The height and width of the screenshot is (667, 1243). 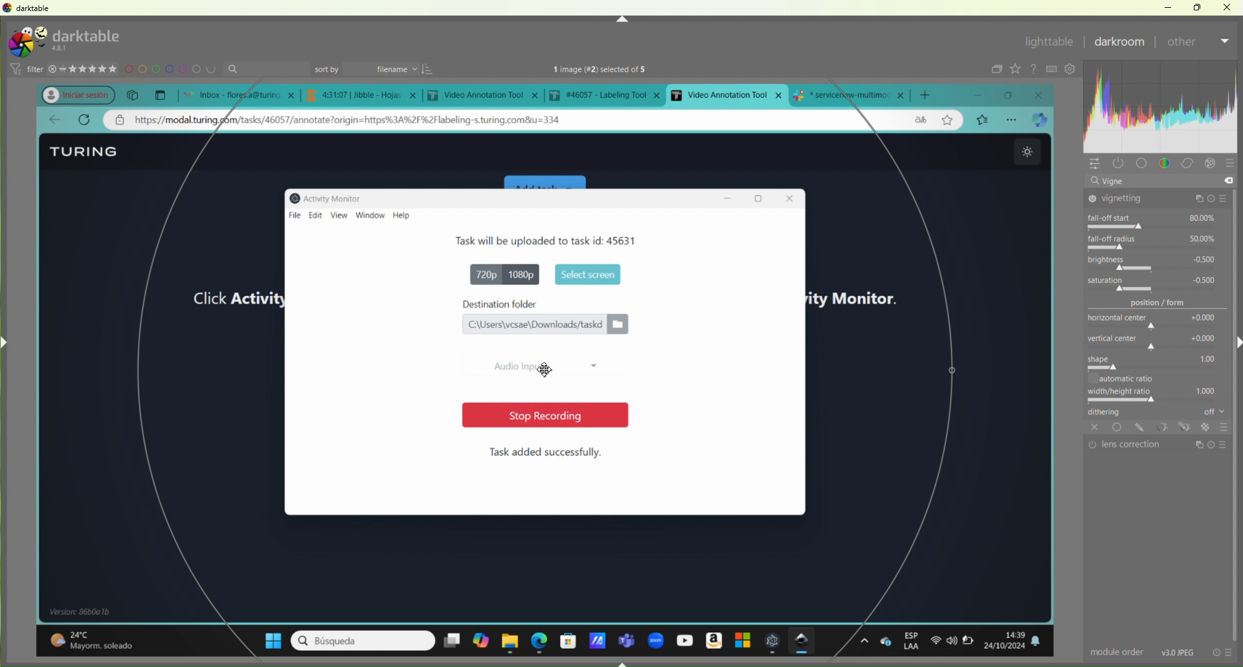 I want to click on vertical center, so click(x=1154, y=340).